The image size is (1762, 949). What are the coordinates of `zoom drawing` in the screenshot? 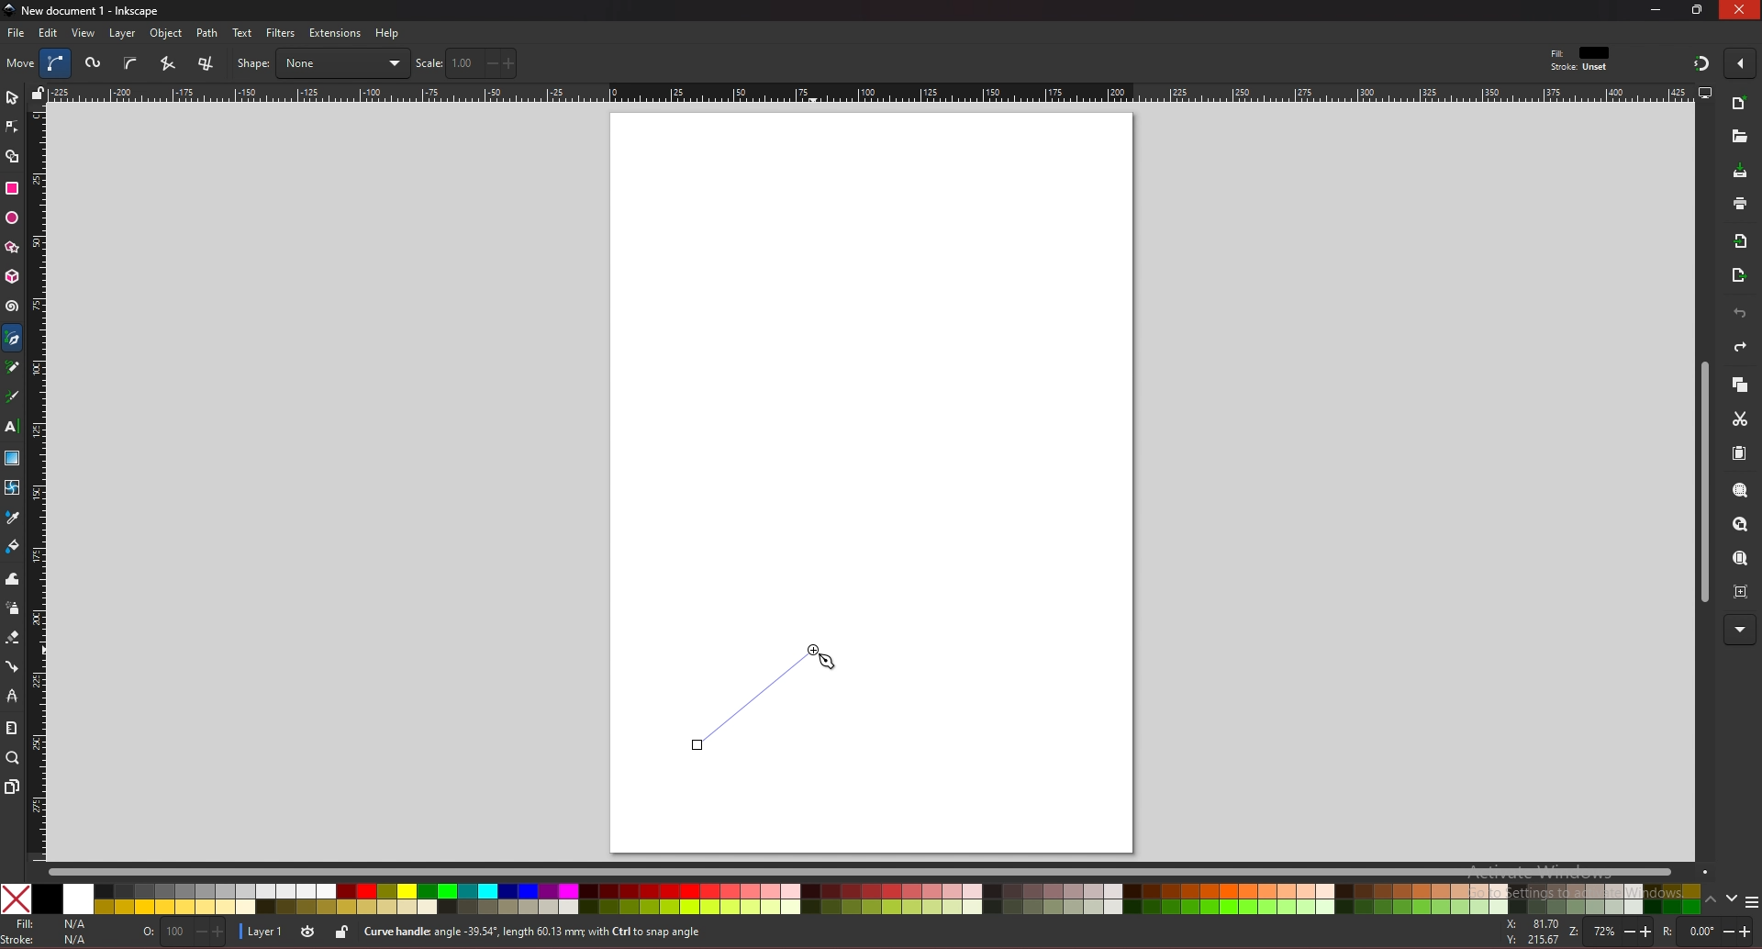 It's located at (1739, 525).